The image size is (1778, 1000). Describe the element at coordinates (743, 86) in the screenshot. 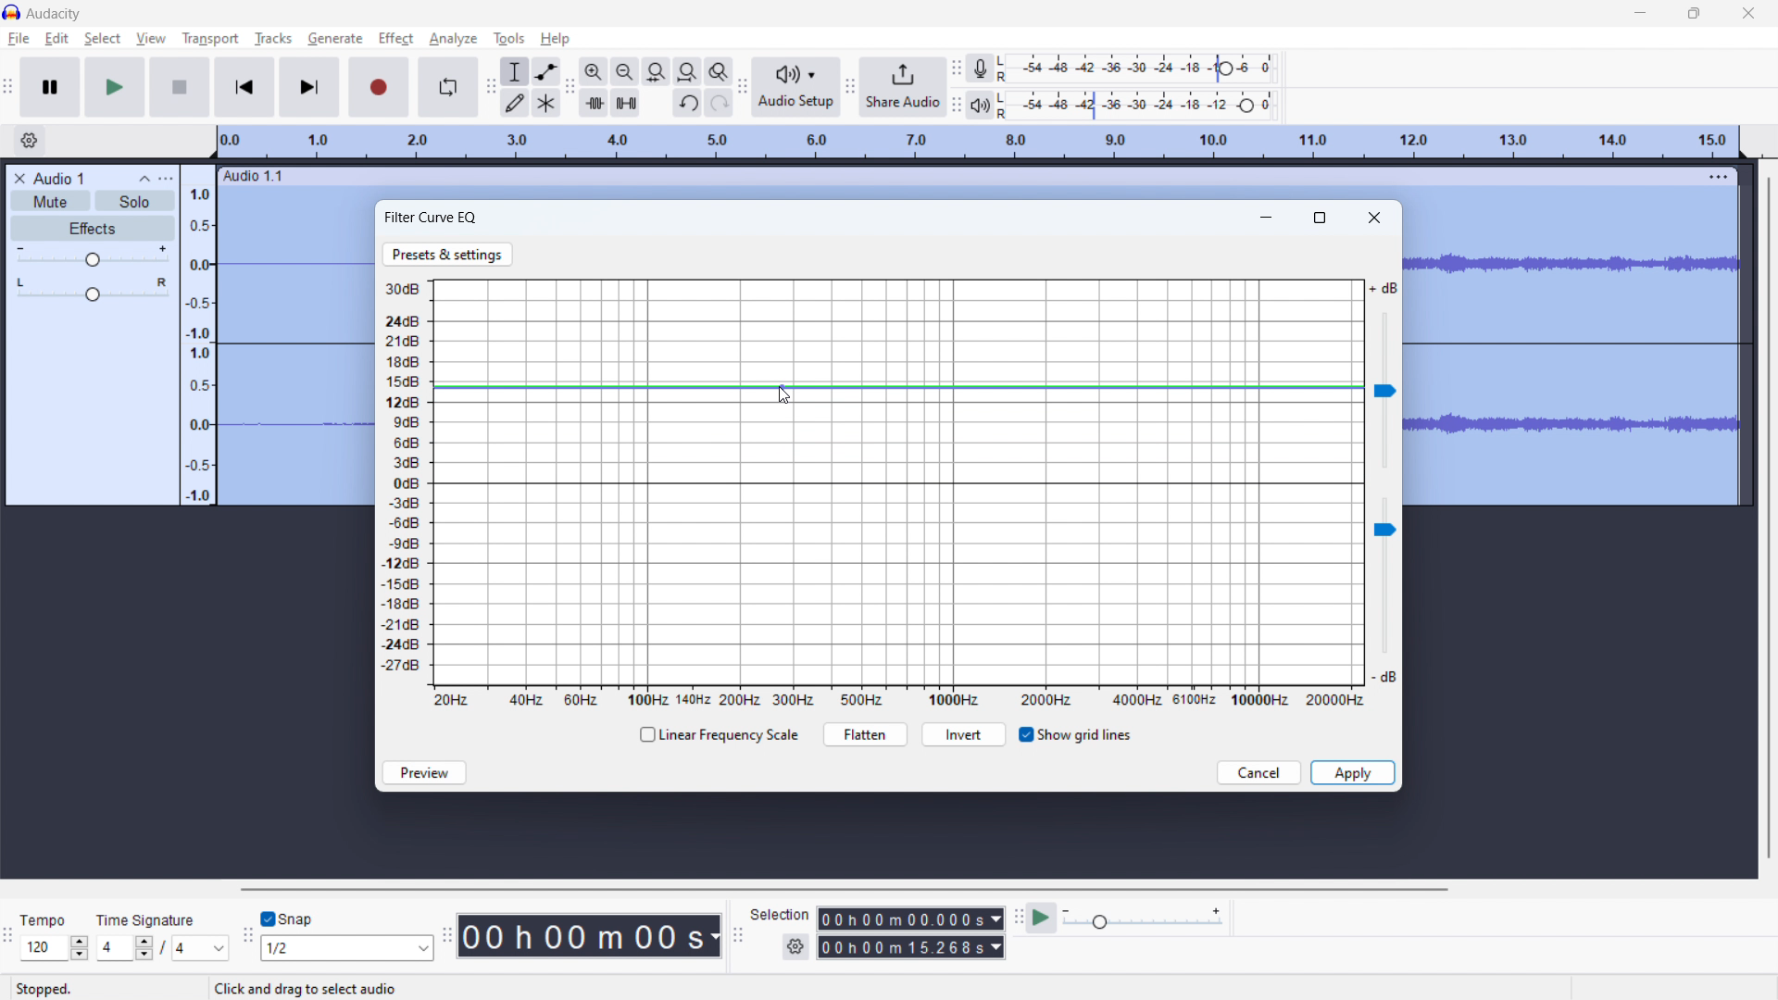

I see `audio setup toolbar` at that location.